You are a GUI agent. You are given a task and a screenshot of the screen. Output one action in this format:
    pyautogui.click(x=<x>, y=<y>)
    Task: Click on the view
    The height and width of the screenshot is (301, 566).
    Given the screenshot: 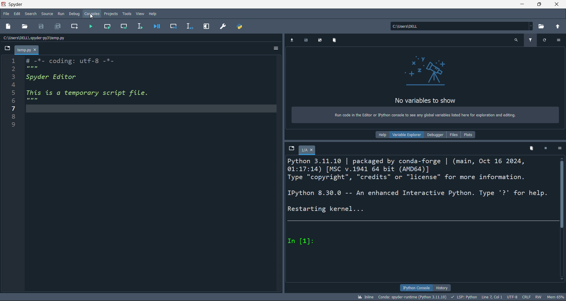 What is the action you would take?
    pyautogui.click(x=139, y=14)
    